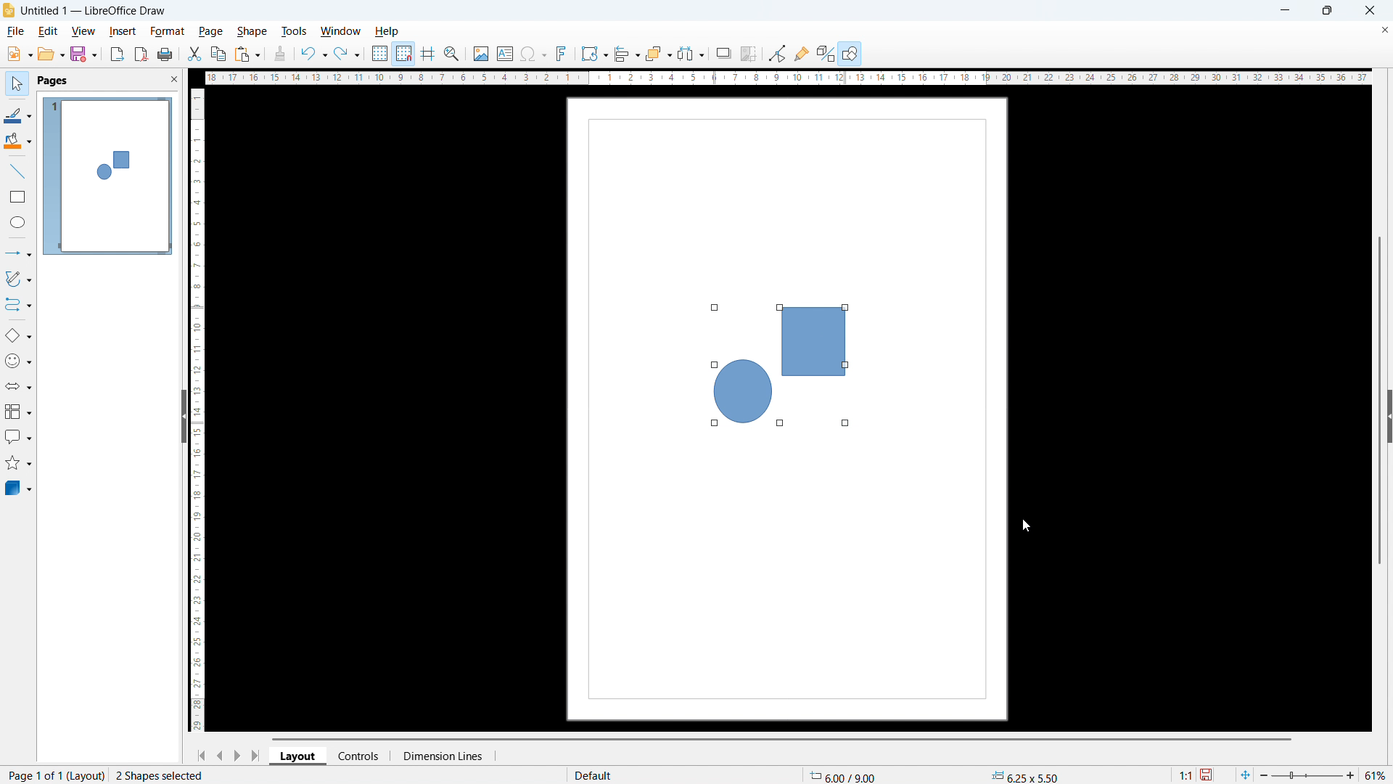 The image size is (1393, 784). I want to click on print, so click(167, 54).